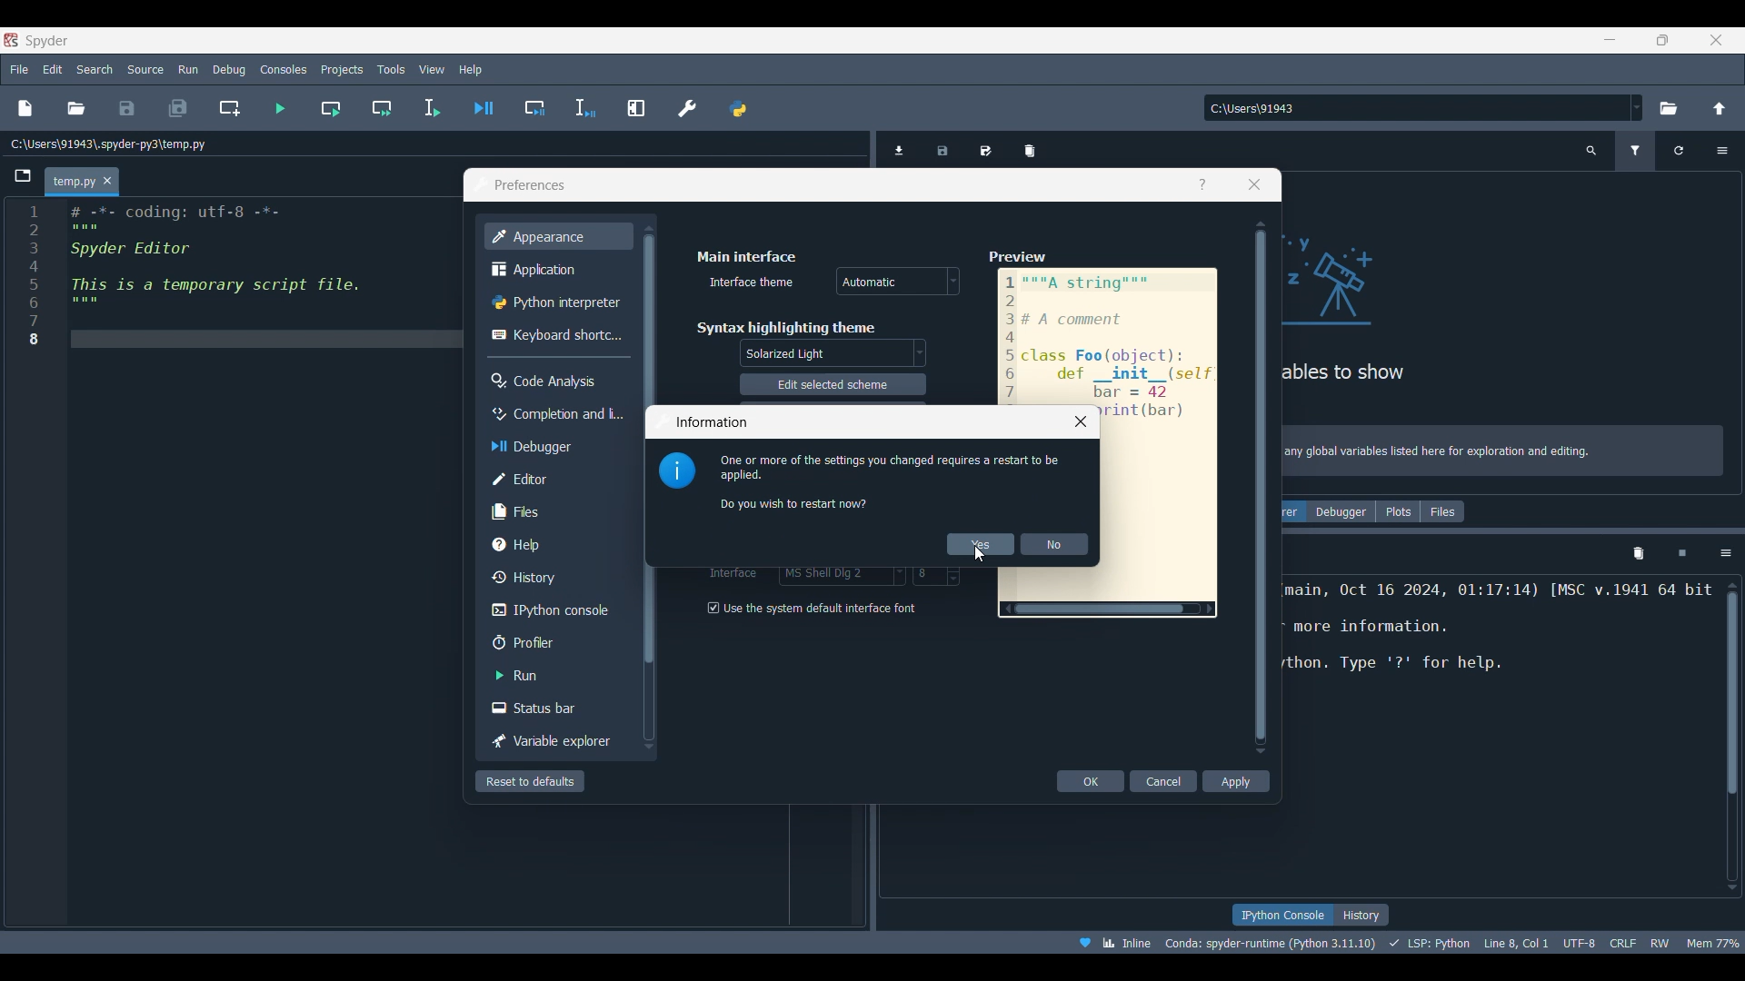  I want to click on Reset to defaults, so click(530, 781).